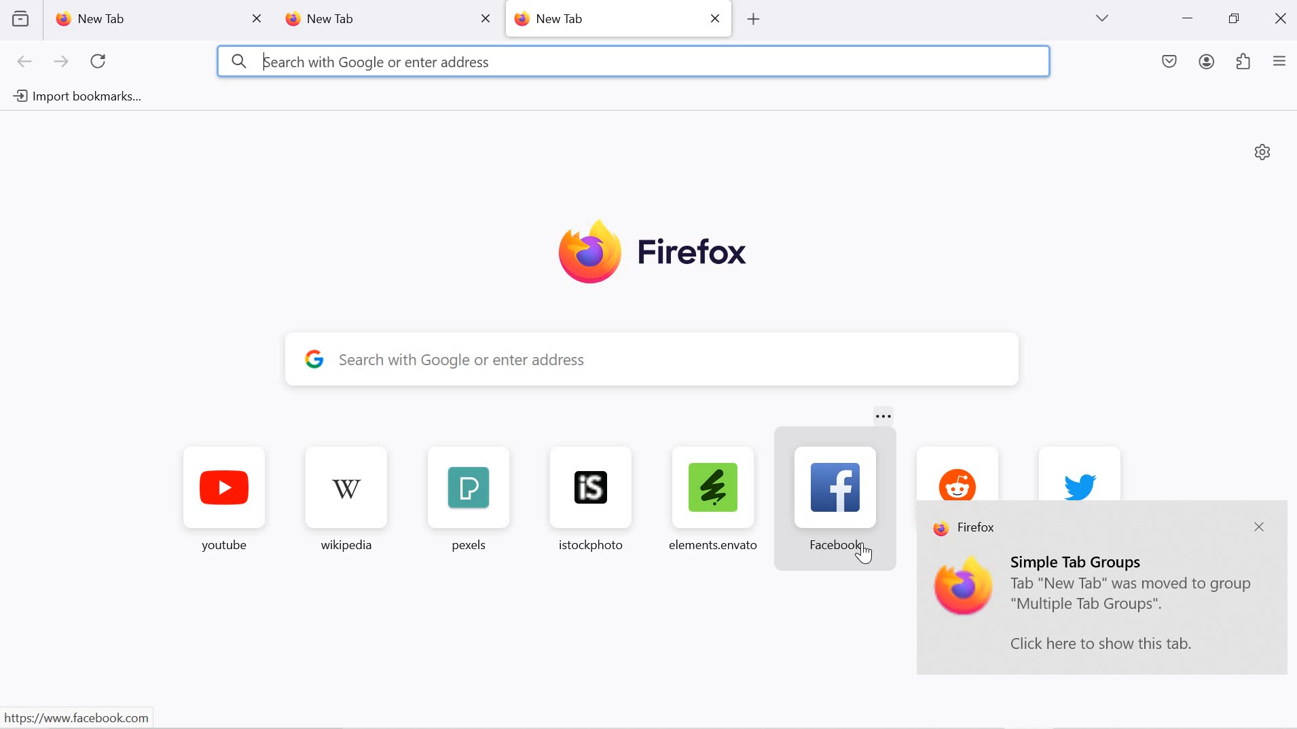  I want to click on new tab, so click(604, 18).